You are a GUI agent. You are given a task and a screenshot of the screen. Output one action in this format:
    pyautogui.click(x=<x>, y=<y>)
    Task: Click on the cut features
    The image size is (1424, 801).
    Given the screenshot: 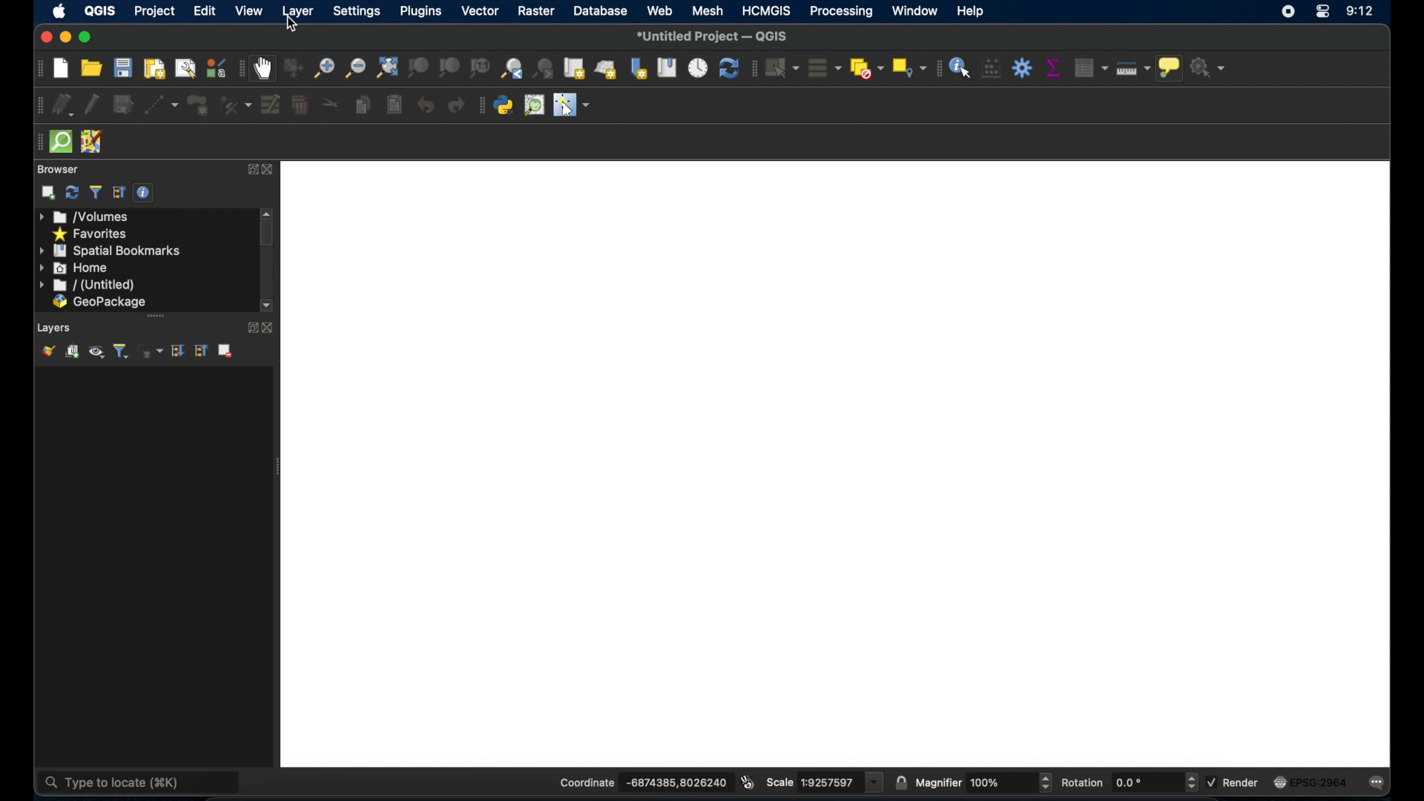 What is the action you would take?
    pyautogui.click(x=329, y=102)
    